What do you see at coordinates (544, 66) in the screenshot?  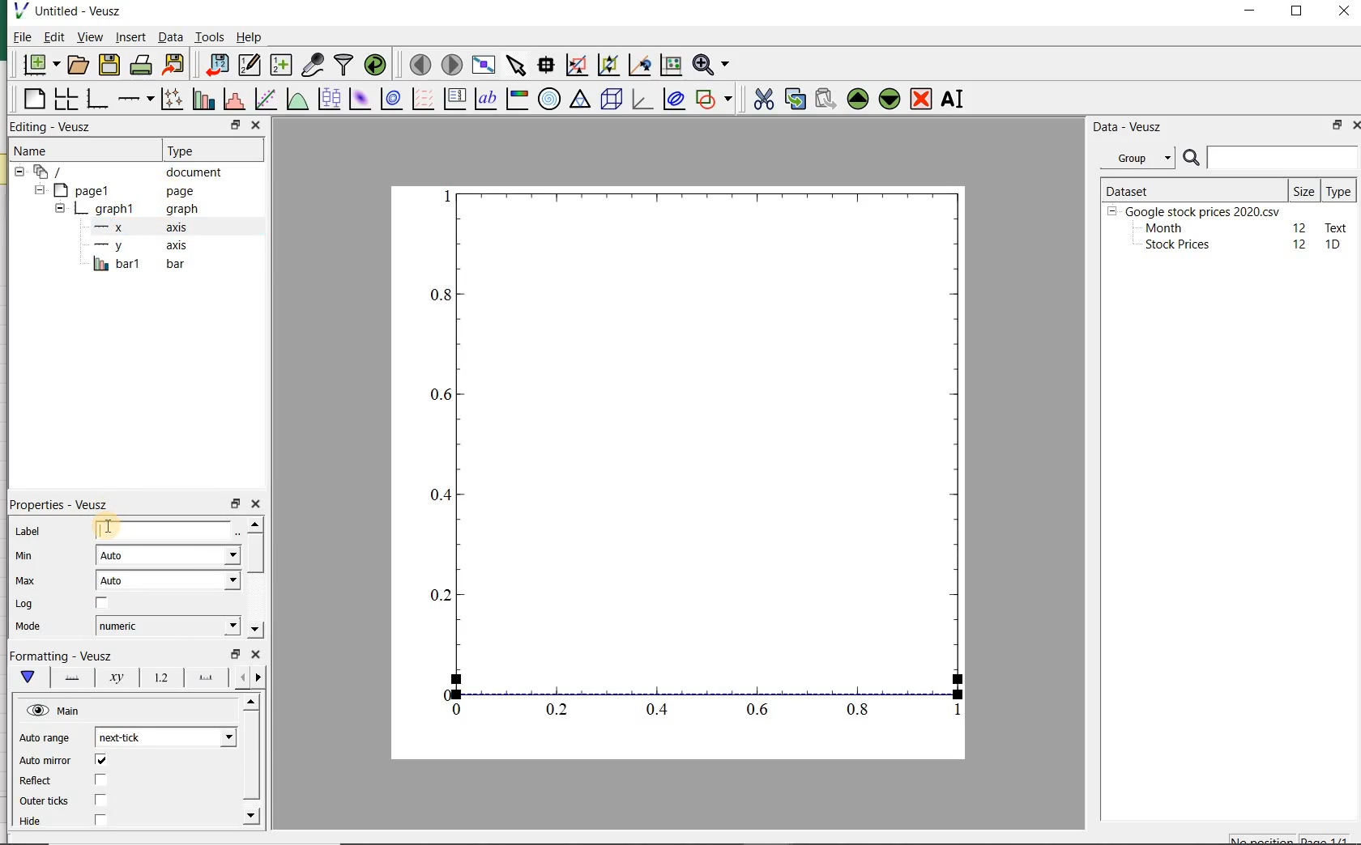 I see `read data points on the graph` at bounding box center [544, 66].